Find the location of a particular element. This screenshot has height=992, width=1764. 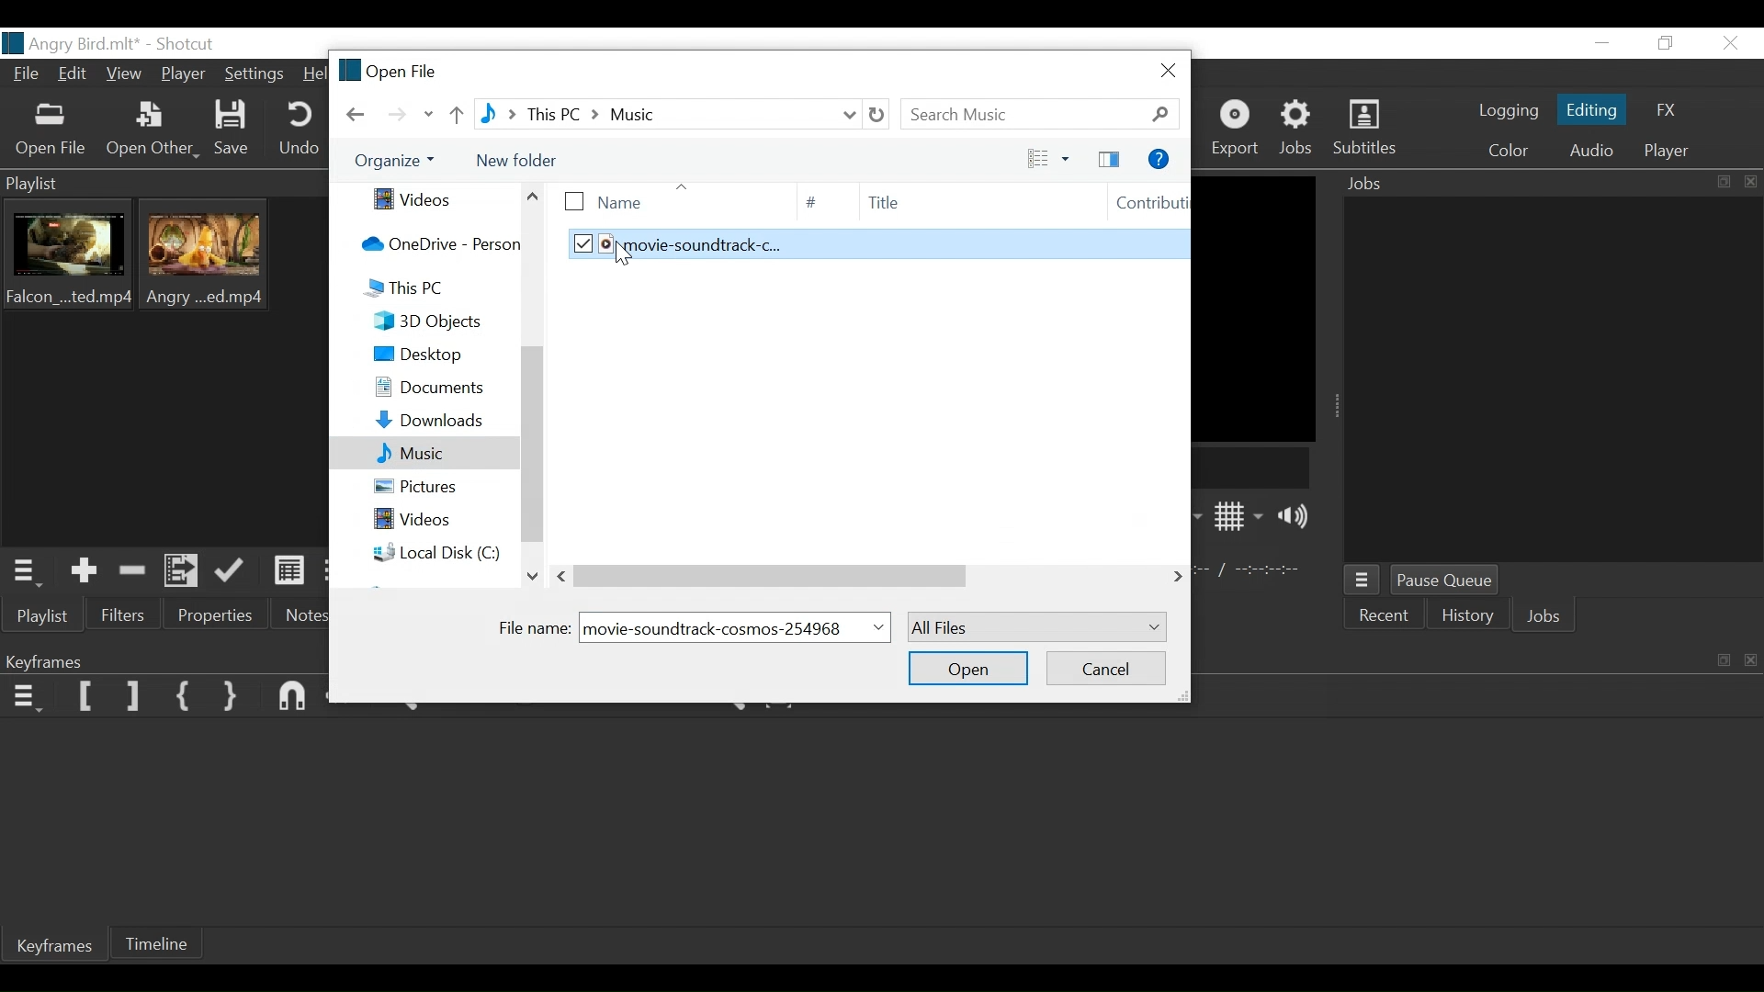

Undo is located at coordinates (301, 130).